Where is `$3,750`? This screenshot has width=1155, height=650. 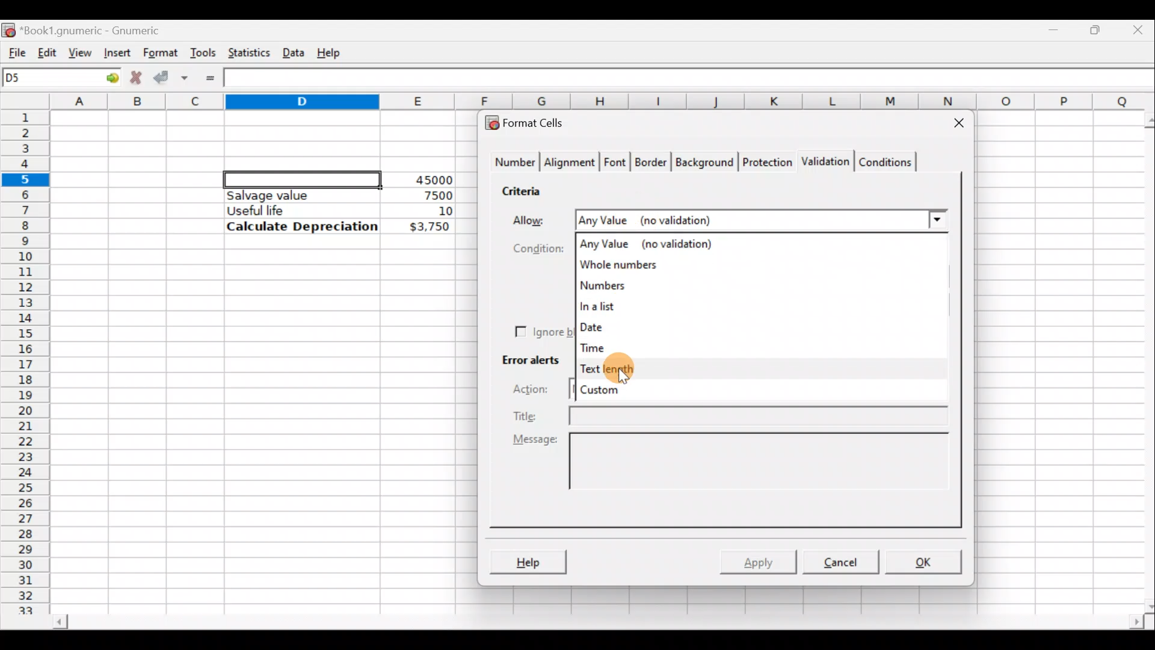 $3,750 is located at coordinates (428, 227).